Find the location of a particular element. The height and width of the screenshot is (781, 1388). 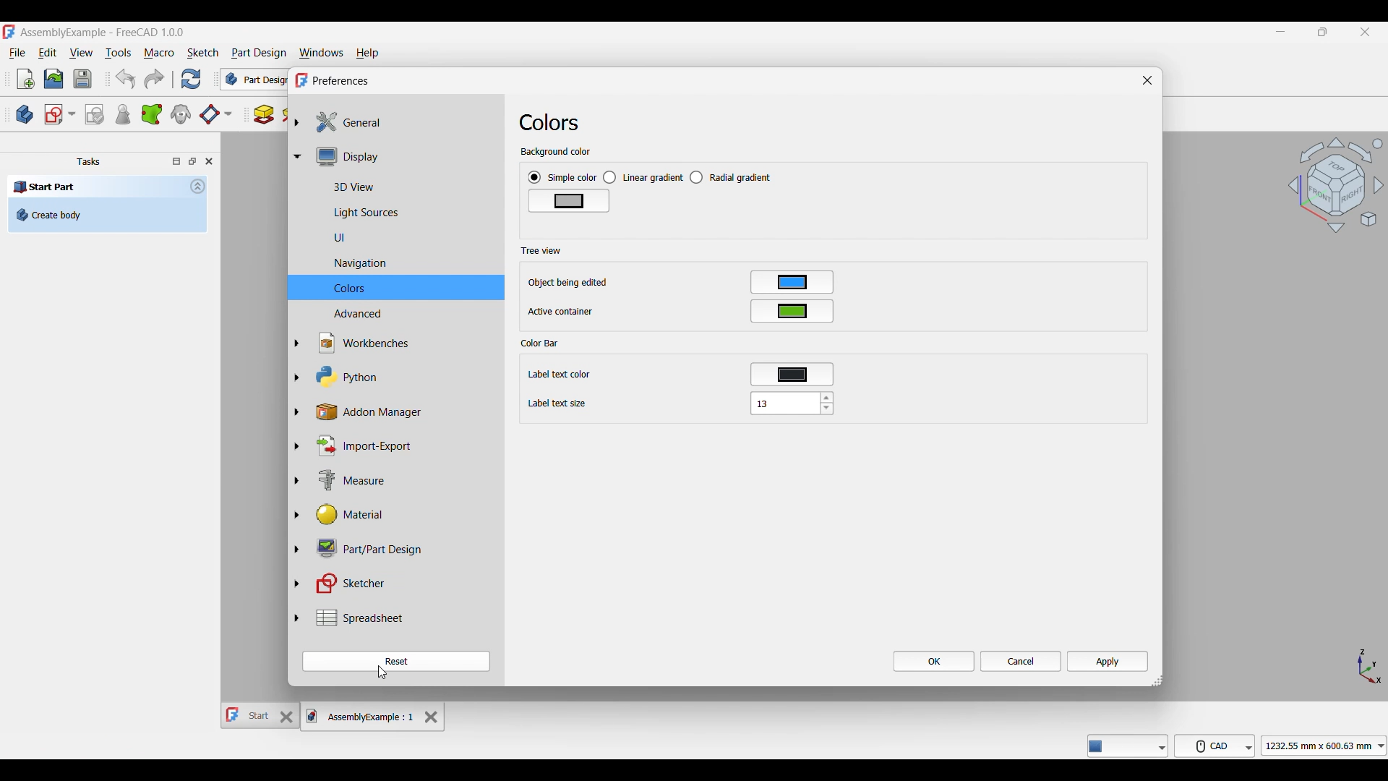

Tree view is located at coordinates (541, 251).